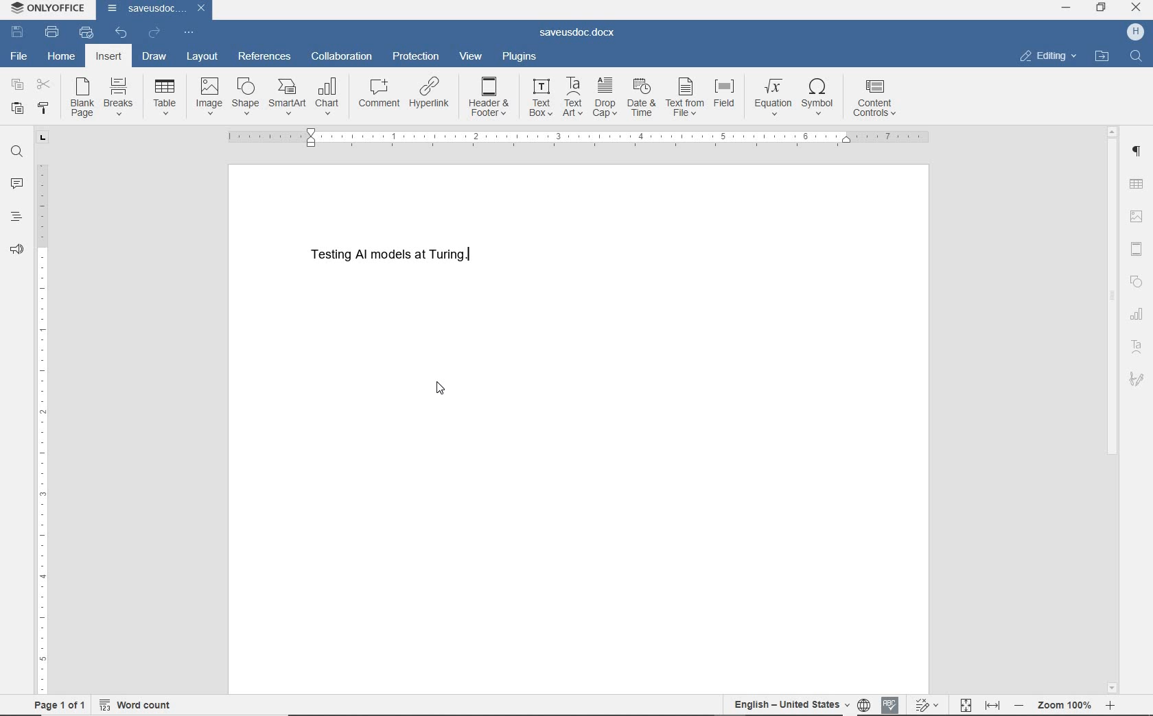  Describe the element at coordinates (16, 152) in the screenshot. I see `find` at that location.